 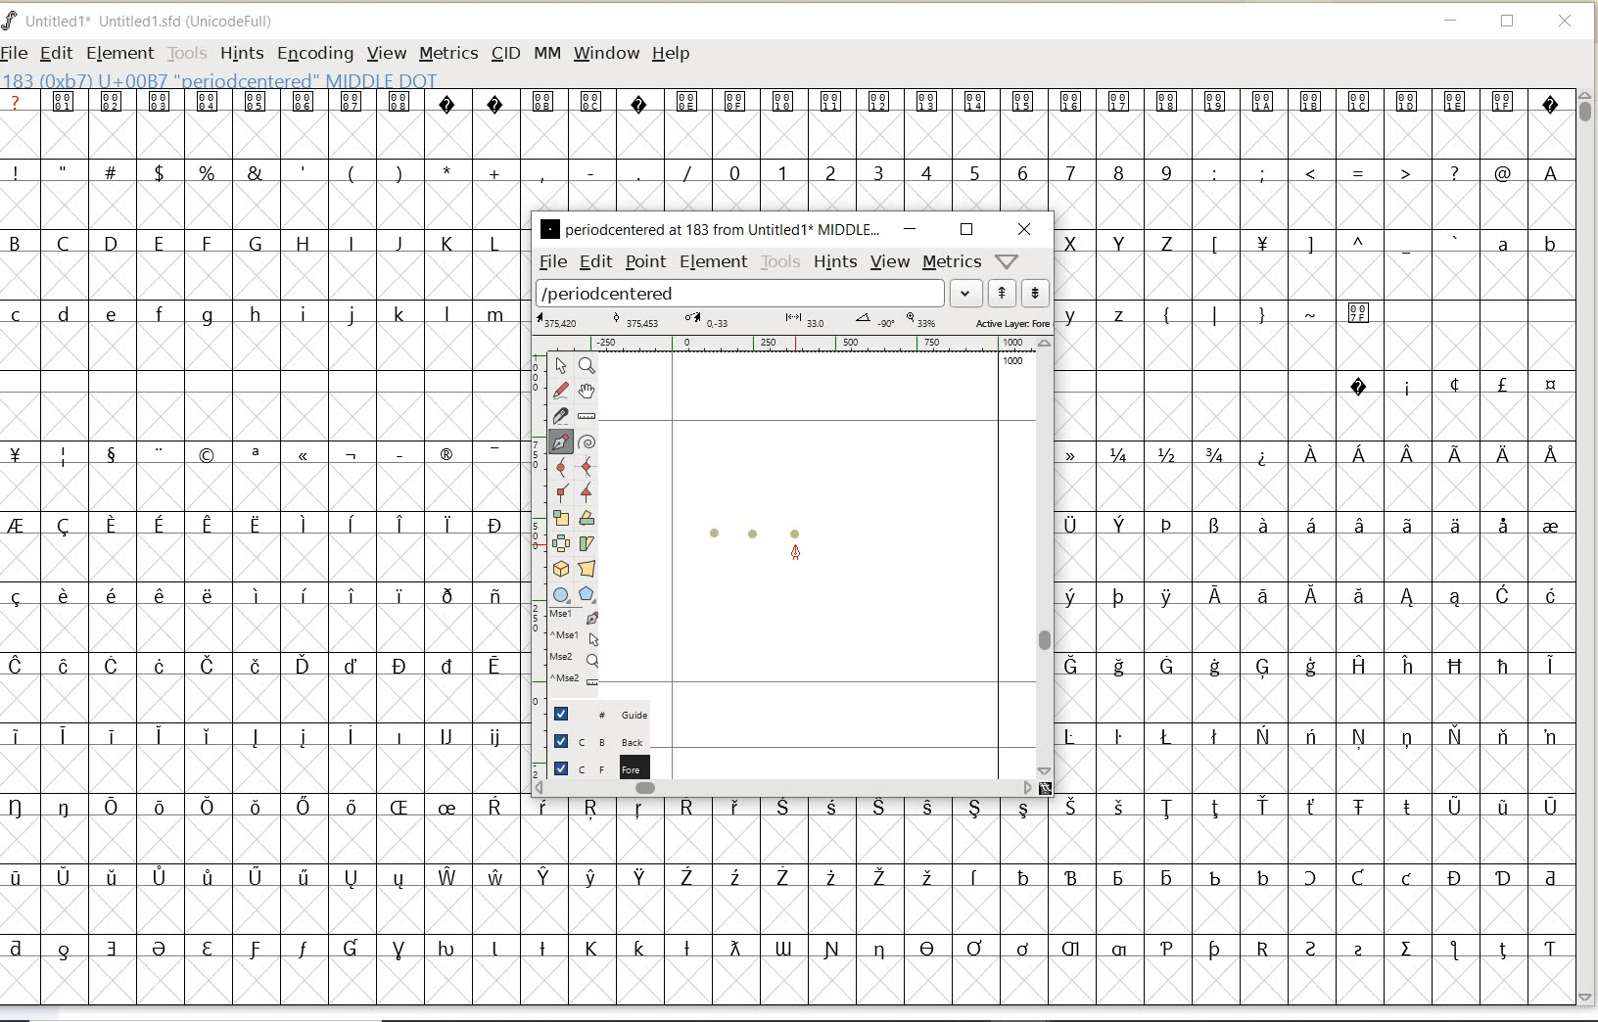 I want to click on dot, so click(x=798, y=531).